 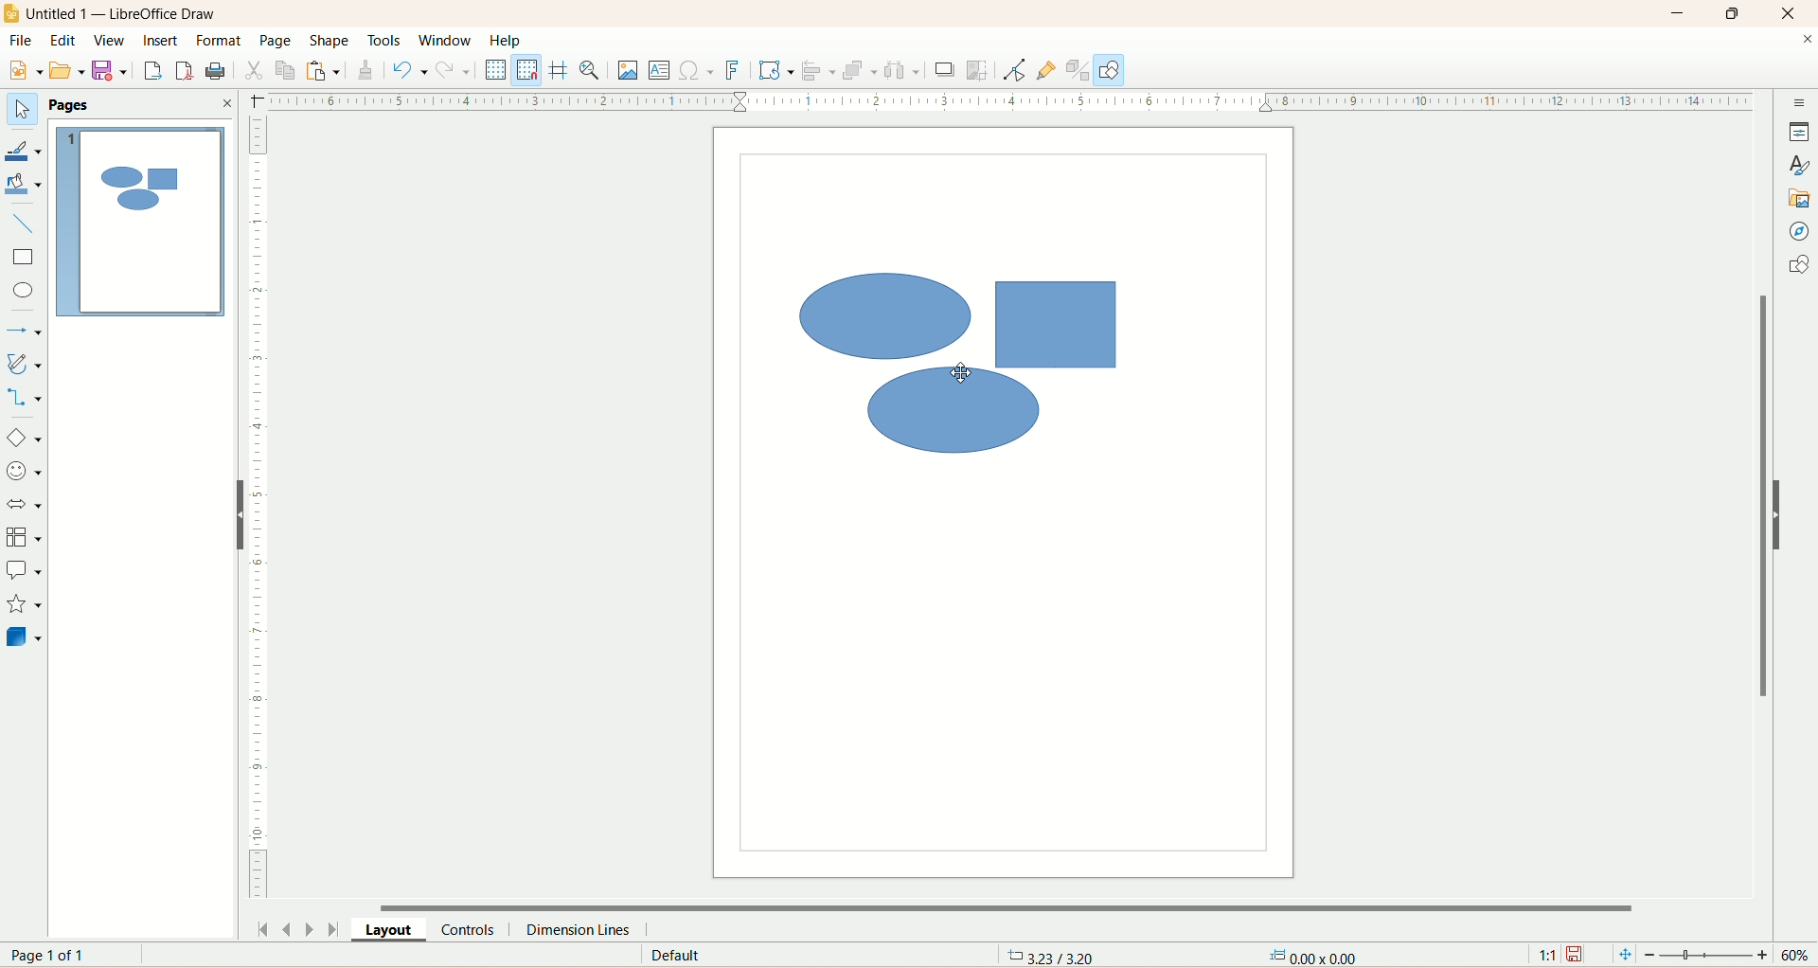 I want to click on vertical scroll bar, so click(x=1762, y=524).